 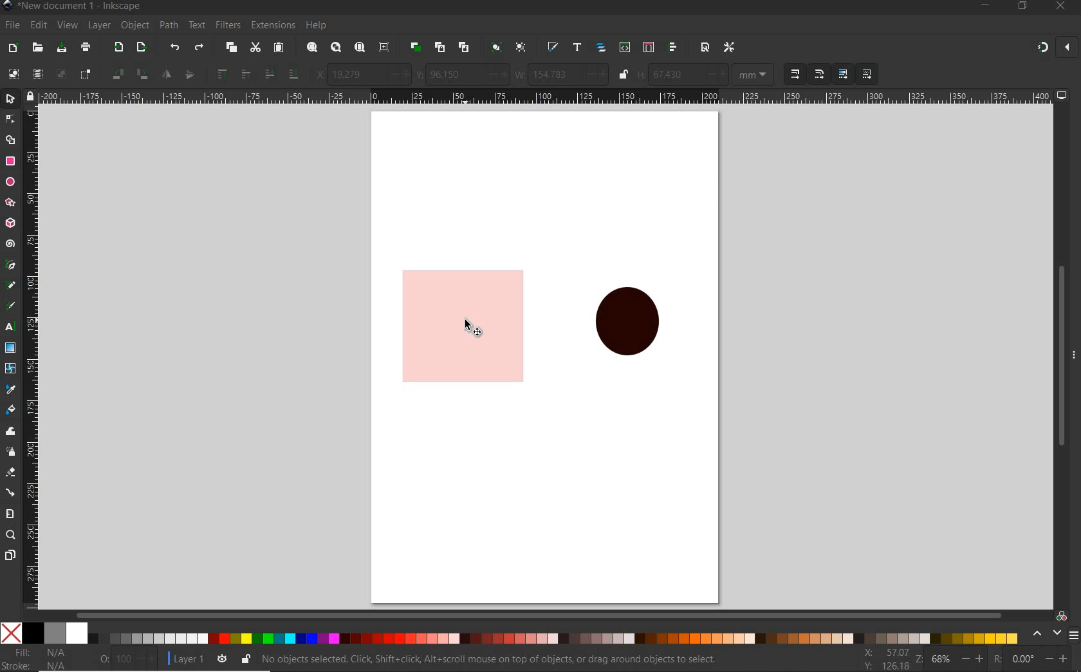 What do you see at coordinates (461, 75) in the screenshot?
I see `vertical coordinates  of selection` at bounding box center [461, 75].